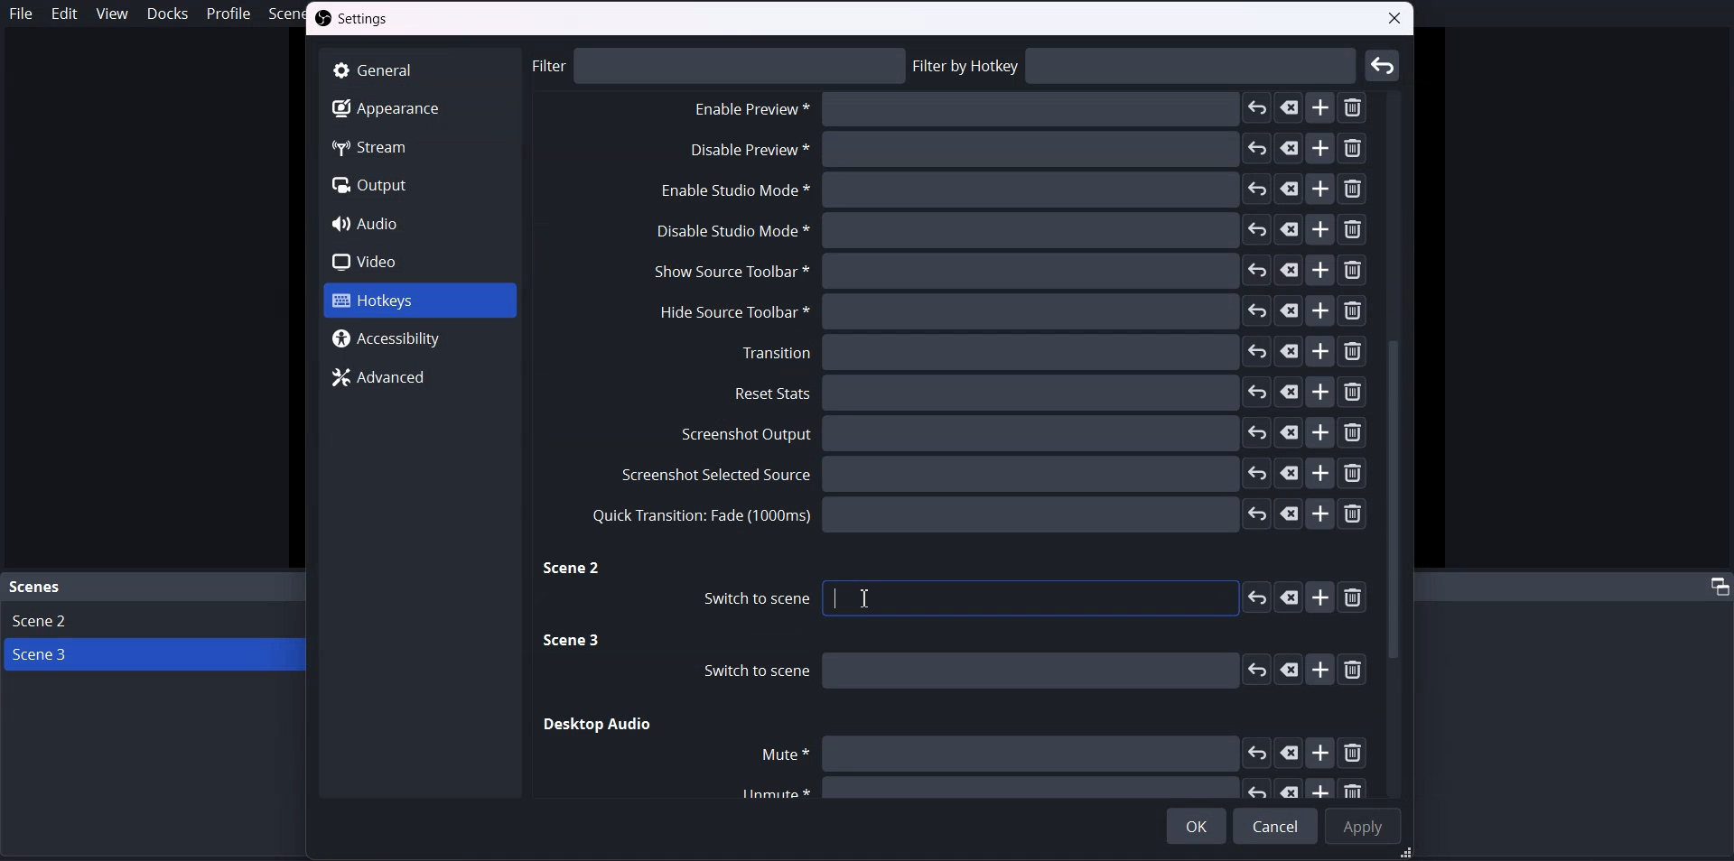 Image resolution: width=1734 pixels, height=861 pixels. Describe the element at coordinates (418, 146) in the screenshot. I see `Stream` at that location.